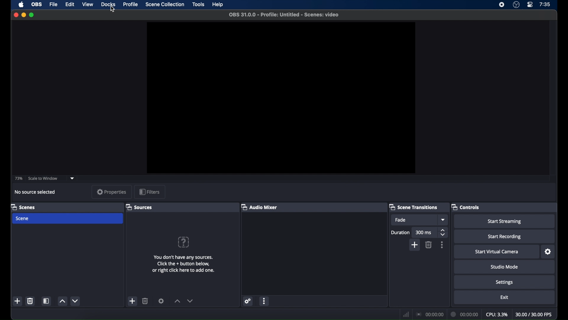  I want to click on delete, so click(145, 301).